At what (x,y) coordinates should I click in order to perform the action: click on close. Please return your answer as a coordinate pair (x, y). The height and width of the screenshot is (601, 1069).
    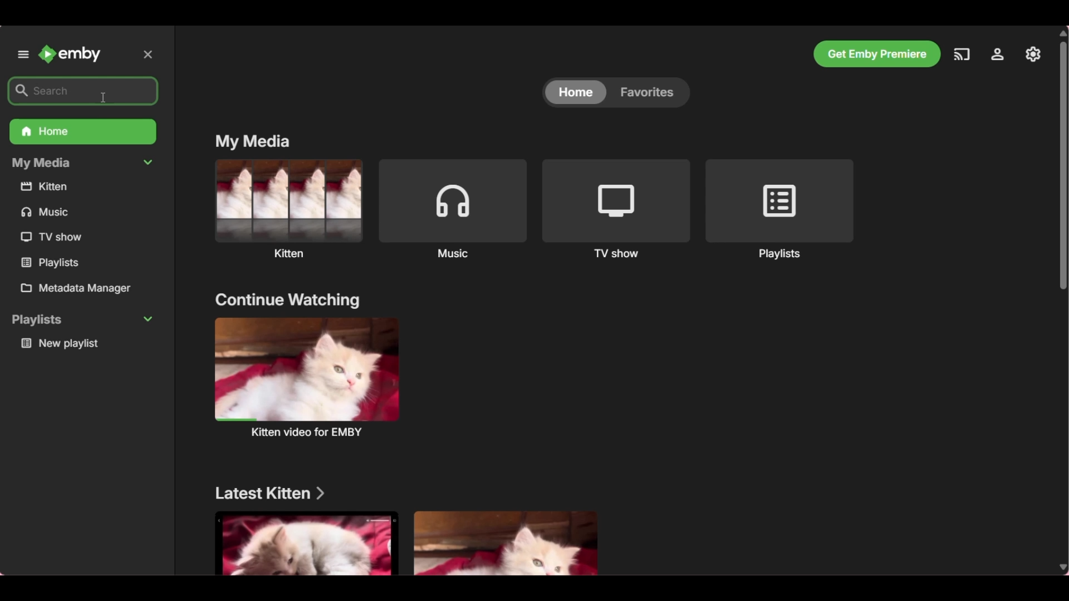
    Looking at the image, I should click on (151, 53).